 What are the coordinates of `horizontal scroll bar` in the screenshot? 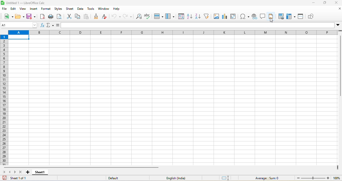 It's located at (81, 167).